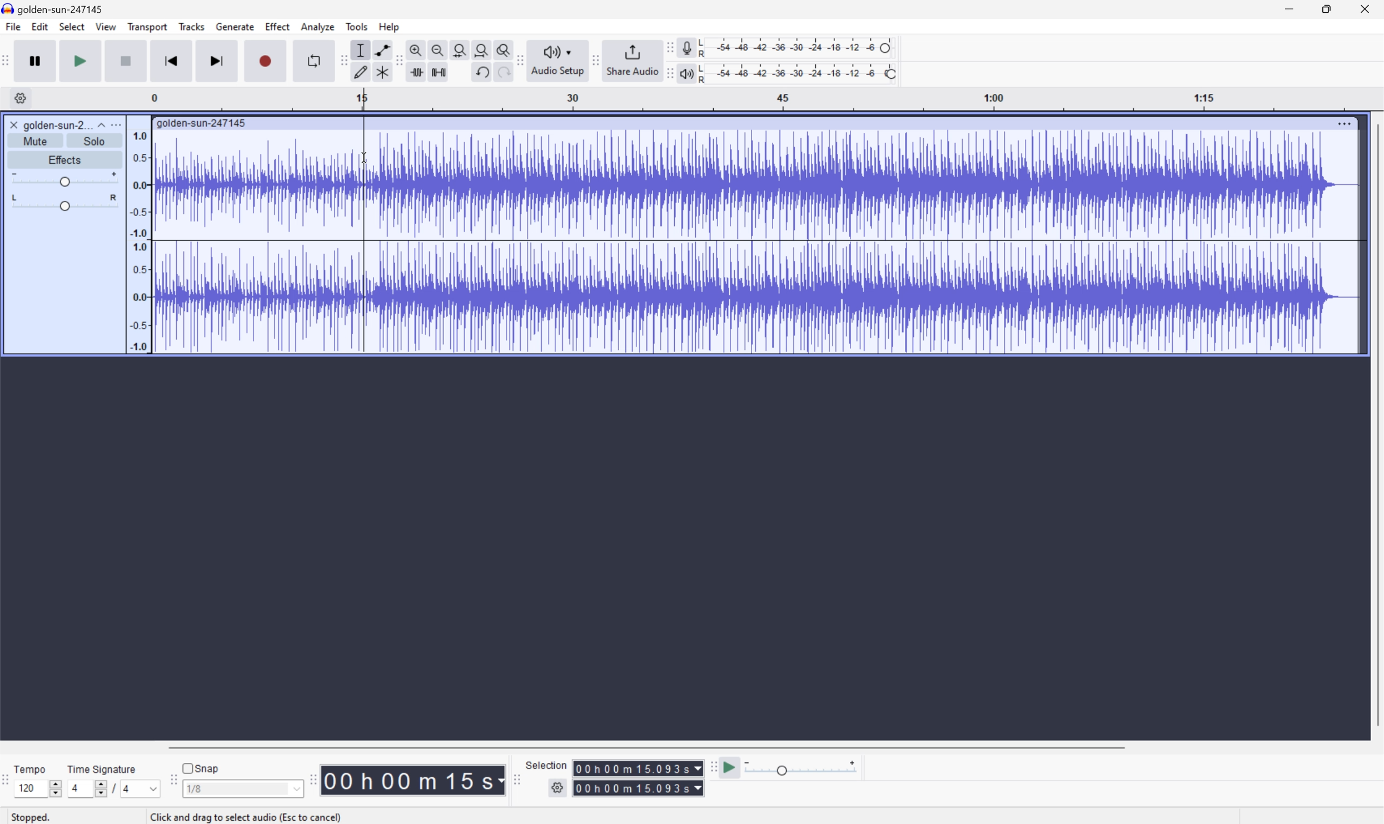  Describe the element at coordinates (390, 26) in the screenshot. I see `Help` at that location.